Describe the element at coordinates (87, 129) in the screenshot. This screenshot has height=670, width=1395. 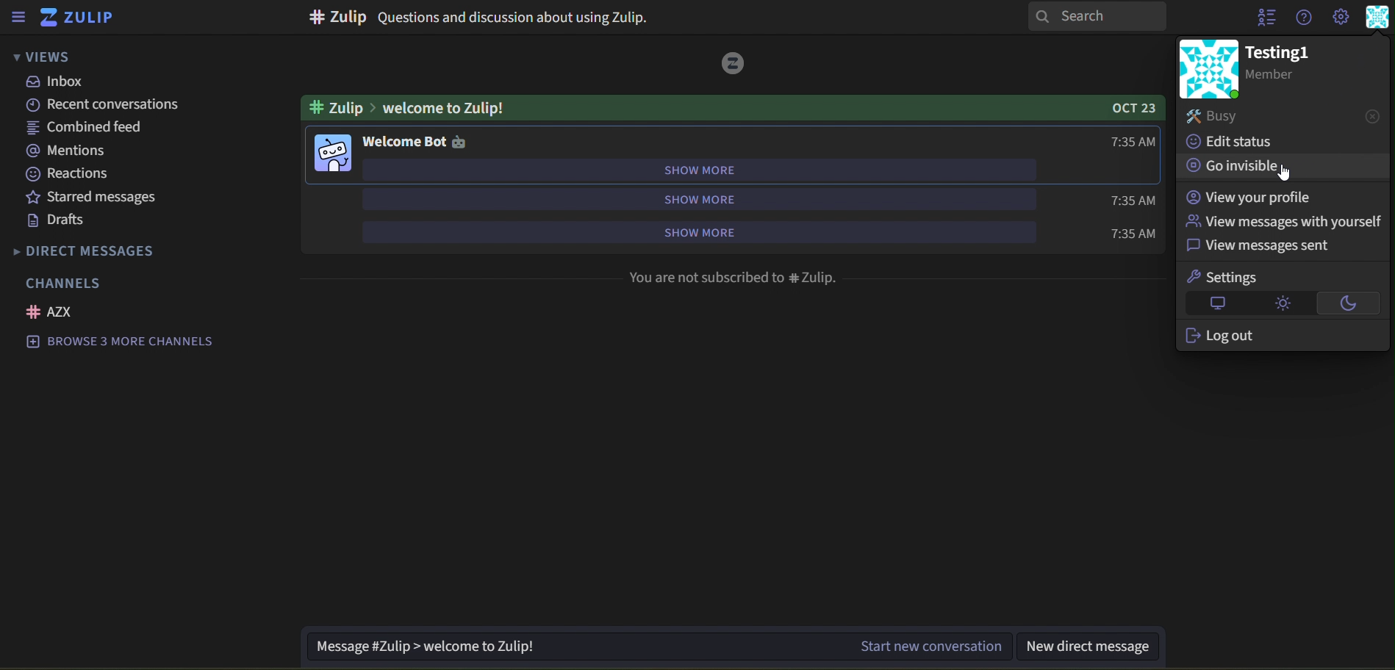
I see `combined feed` at that location.